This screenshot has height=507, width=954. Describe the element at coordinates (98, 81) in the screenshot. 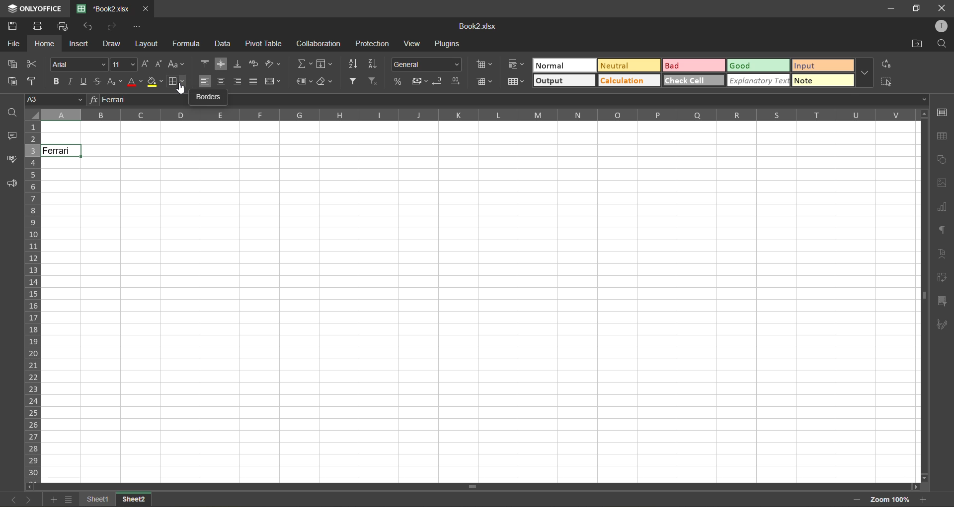

I see `strikethrough` at that location.